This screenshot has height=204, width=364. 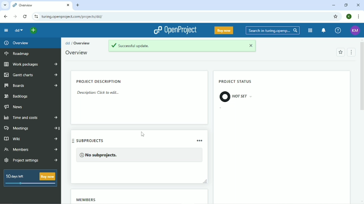 I want to click on Work packages, so click(x=30, y=64).